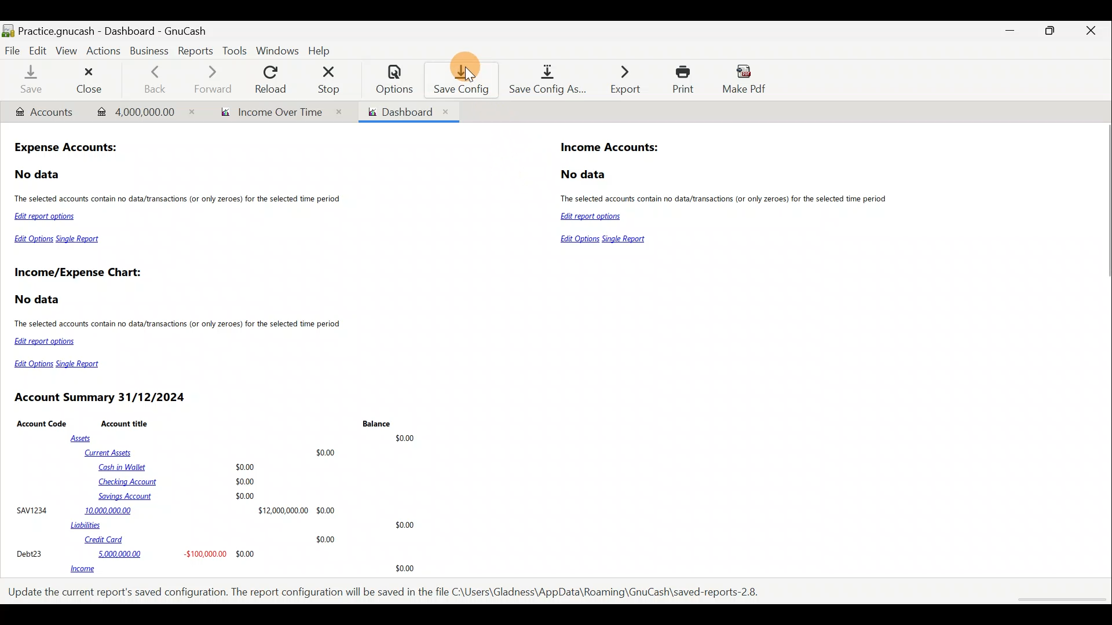 Image resolution: width=1112 pixels, height=625 pixels. What do you see at coordinates (58, 241) in the screenshot?
I see `Edit Options Single Report` at bounding box center [58, 241].